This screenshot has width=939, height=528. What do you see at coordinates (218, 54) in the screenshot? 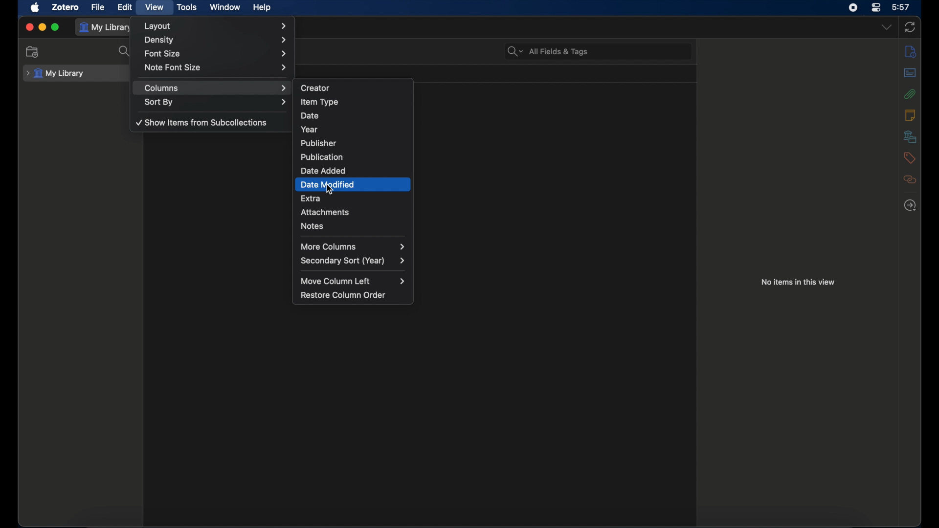
I see `font size` at bounding box center [218, 54].